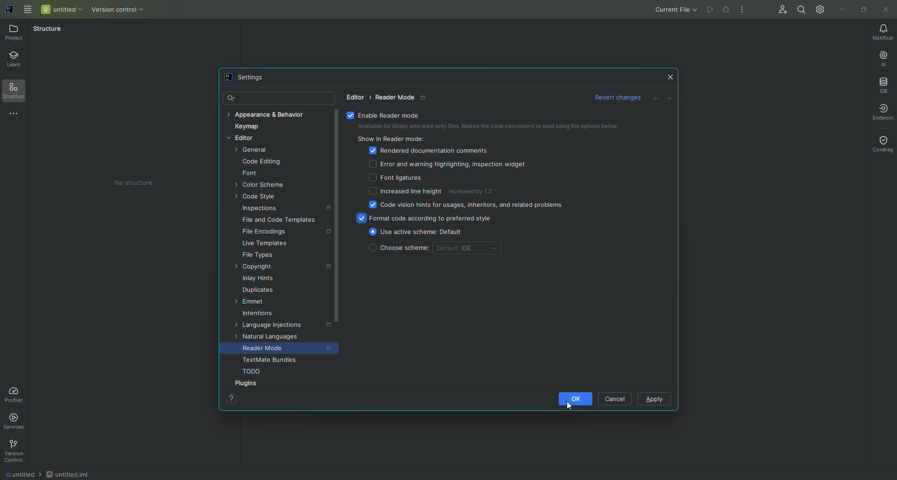 This screenshot has width=897, height=480. Describe the element at coordinates (475, 191) in the screenshot. I see `Increased by 1.2` at that location.